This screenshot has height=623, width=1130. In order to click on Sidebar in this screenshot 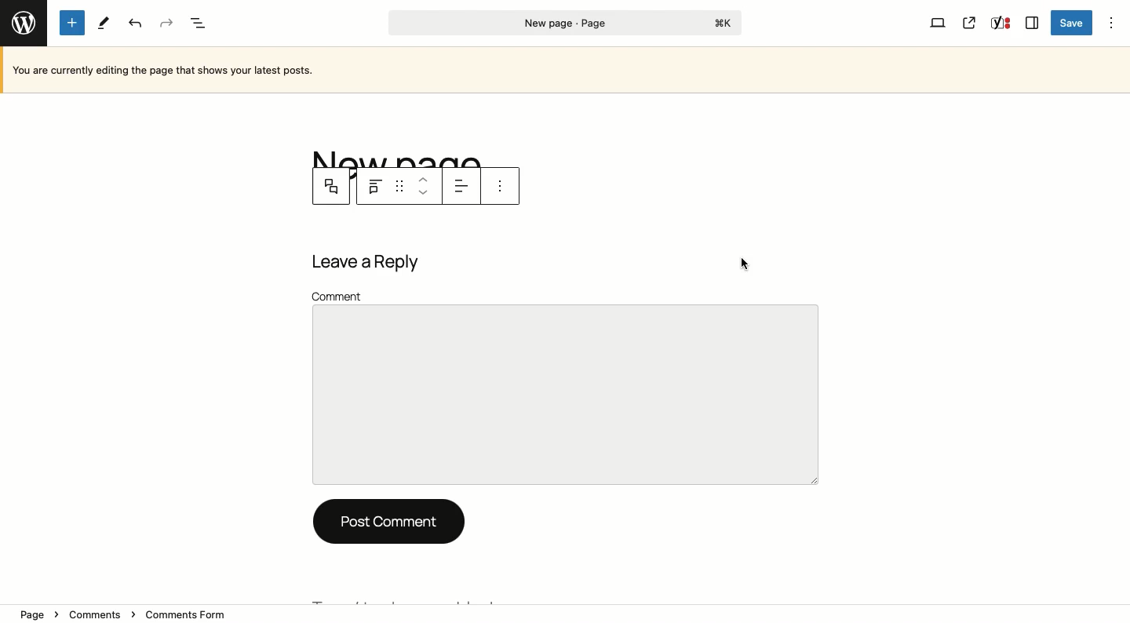, I will do `click(1034, 22)`.